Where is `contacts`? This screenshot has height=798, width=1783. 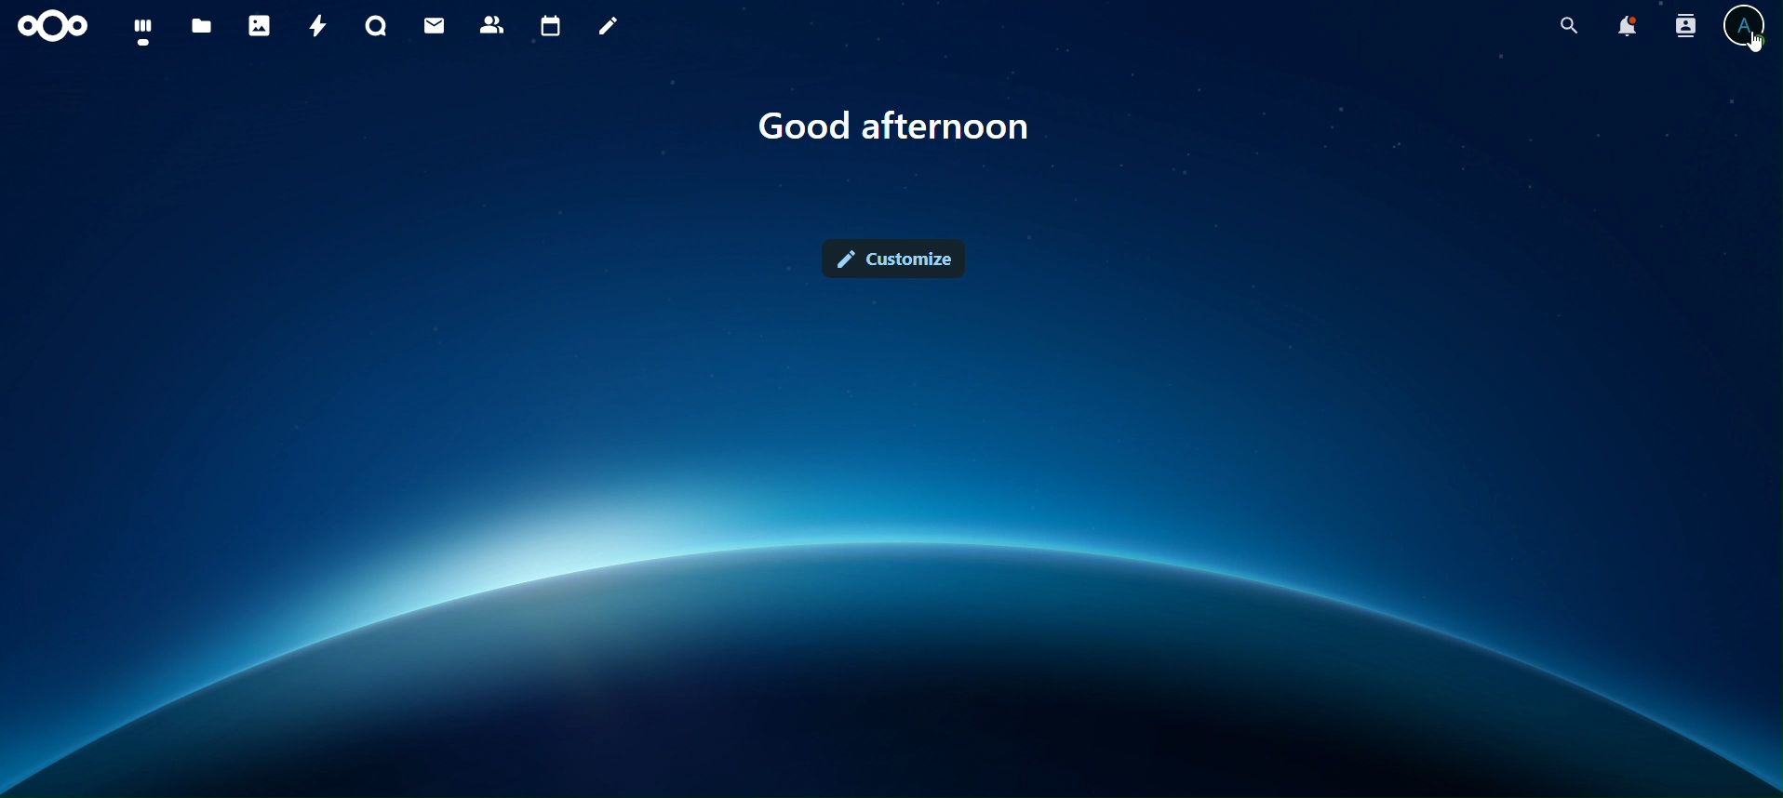 contacts is located at coordinates (496, 26).